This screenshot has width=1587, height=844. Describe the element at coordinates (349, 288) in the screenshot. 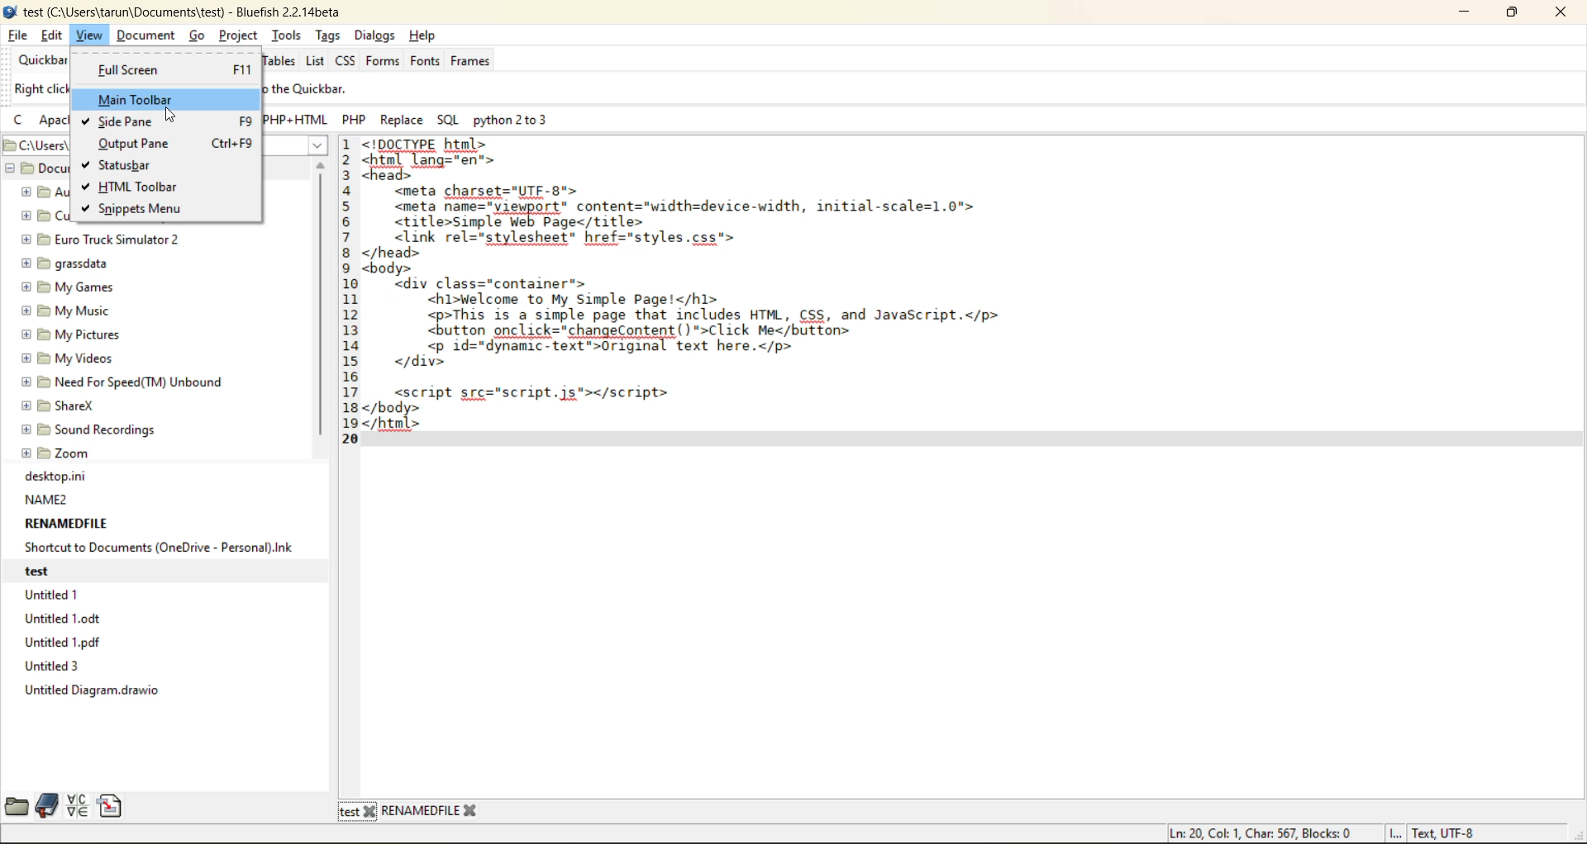

I see `line numbers` at that location.